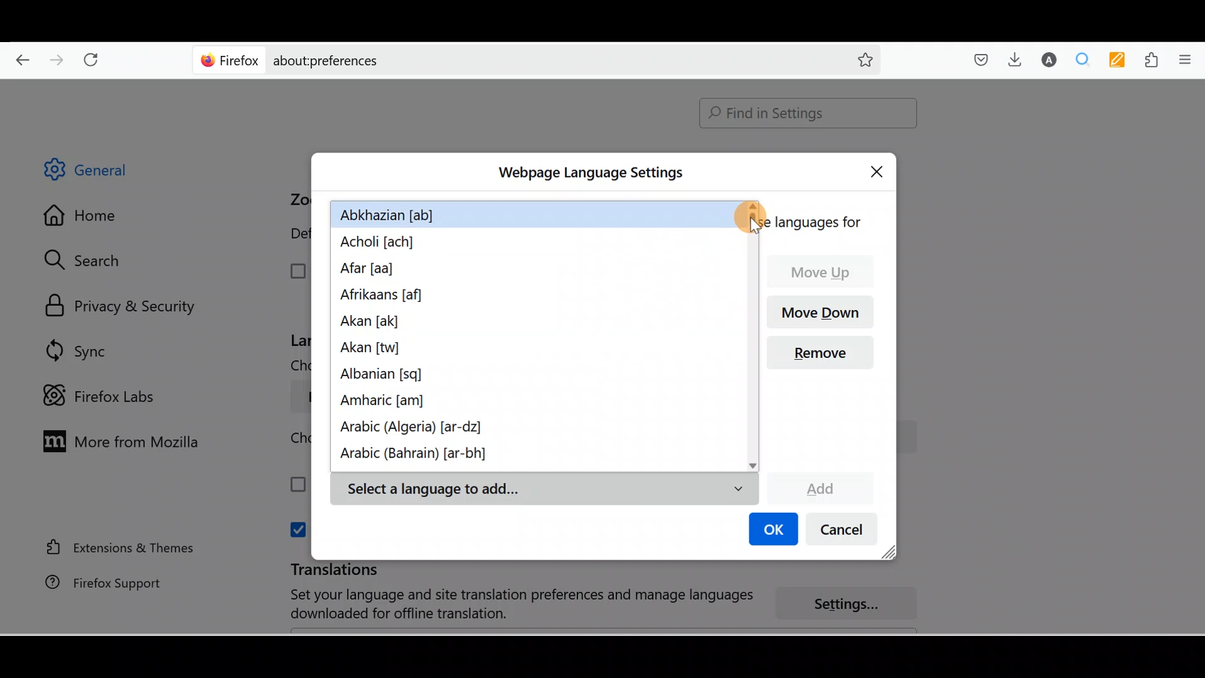 Image resolution: width=1205 pixels, height=678 pixels. Describe the element at coordinates (370, 270) in the screenshot. I see `Afar [aa]` at that location.